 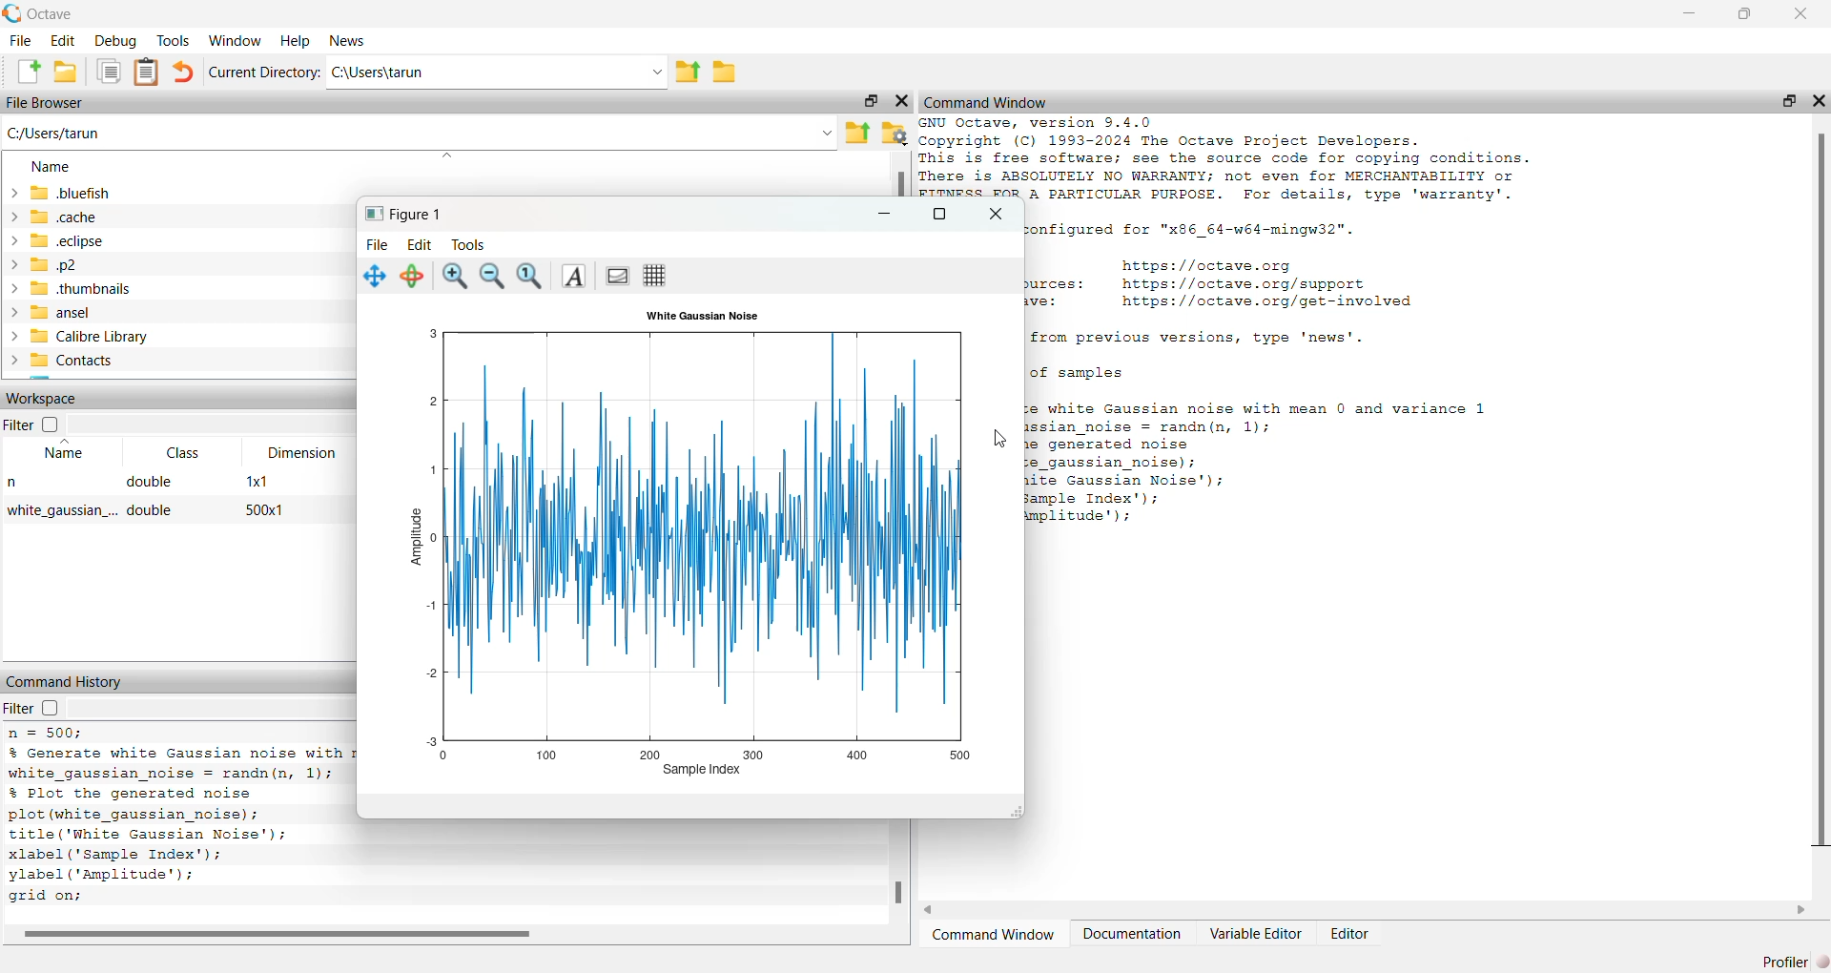 I want to click on % Generate white Gaussian noise with mean 0 and variance 1
white_gaussian_noise = randn(n, 1);

% Plot the generated noise

plot (white_gaussian_noise);

title ('White Gaussian Noise');

xlabel (Sample Index');

ylabel (‘Amplitude’);

grid on;

# Octave 9.4.0, Wed Feb 26 00:37:43 2025 GMT <unknown@Richie_rich>, so click(x=180, y=819).